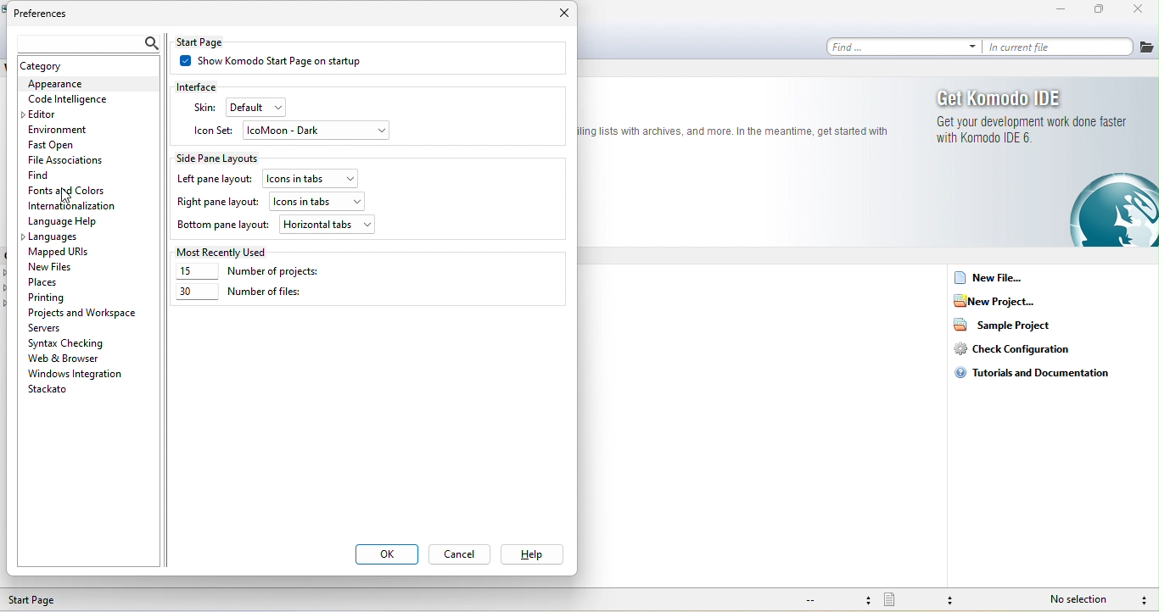 The width and height of the screenshot is (1159, 612). Describe the element at coordinates (389, 554) in the screenshot. I see `ok` at that location.